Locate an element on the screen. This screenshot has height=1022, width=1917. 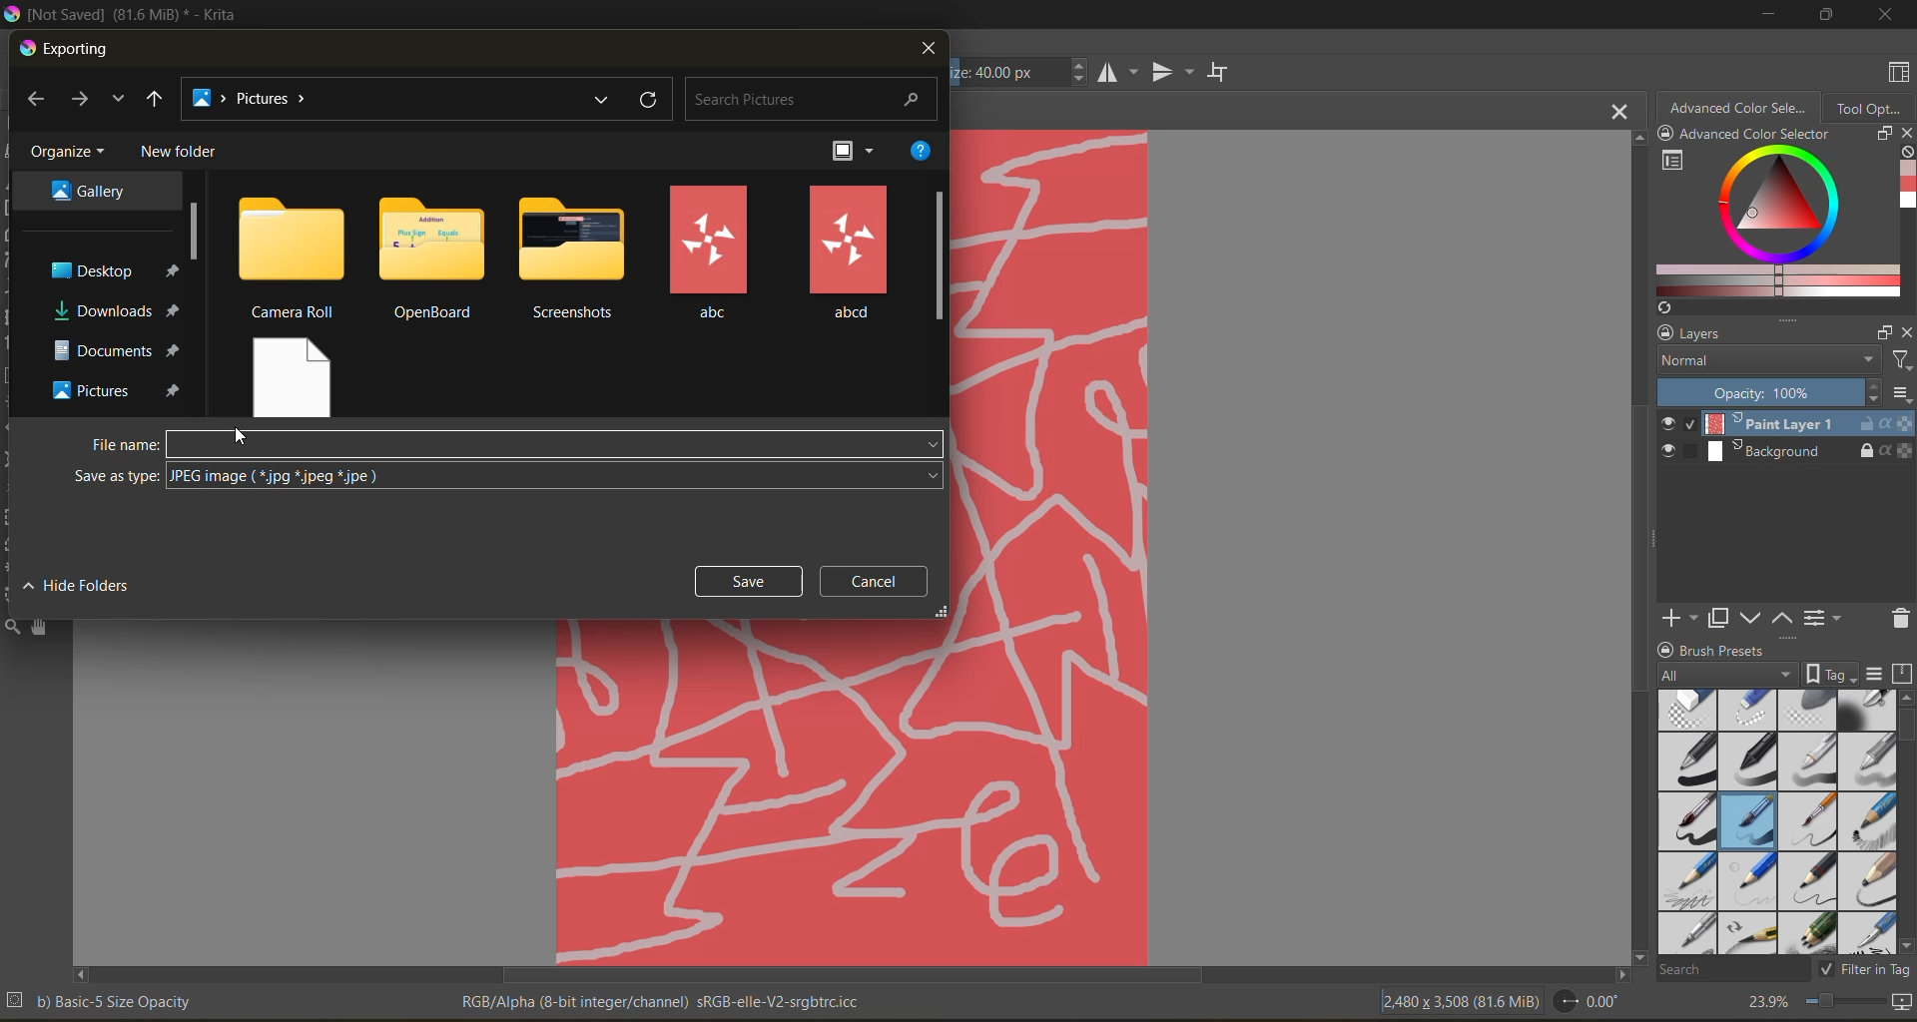
filters is located at coordinates (1900, 361).